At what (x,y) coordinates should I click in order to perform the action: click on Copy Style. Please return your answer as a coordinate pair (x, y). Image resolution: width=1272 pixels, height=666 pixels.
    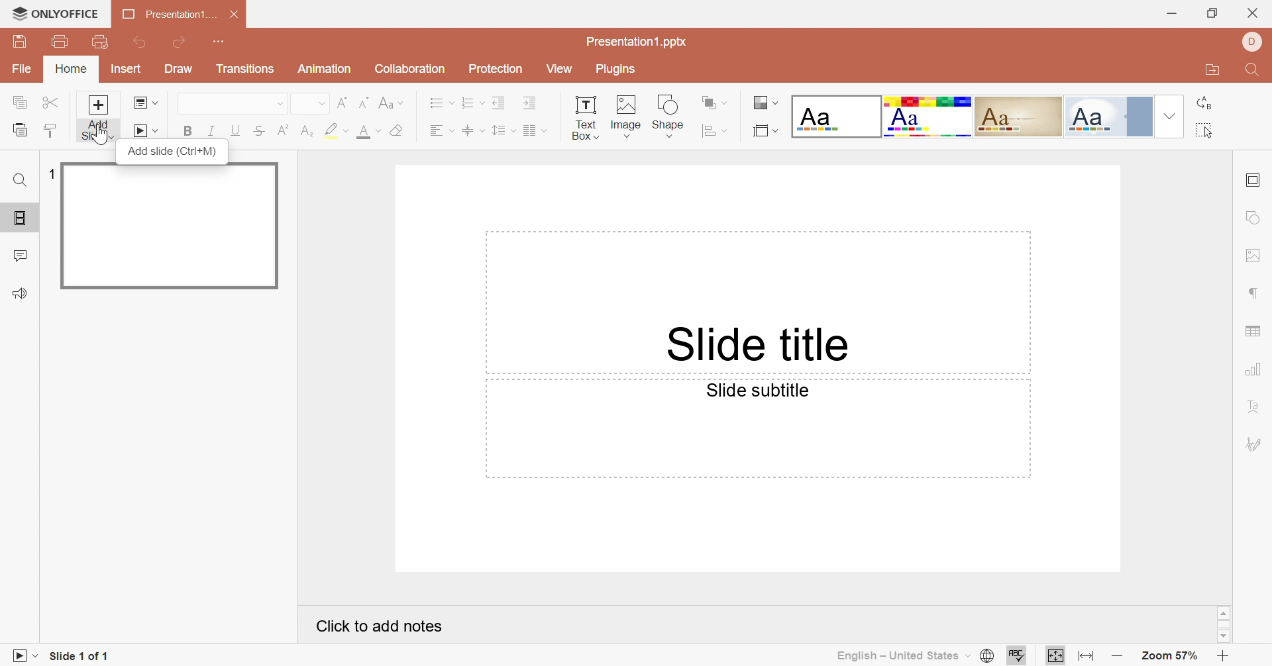
    Looking at the image, I should click on (52, 131).